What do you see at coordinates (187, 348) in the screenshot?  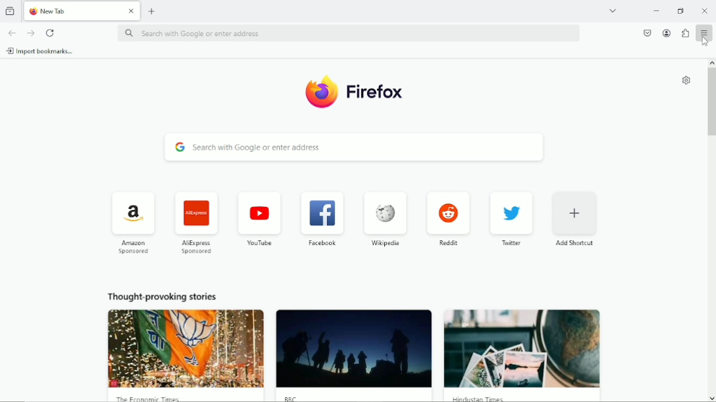 I see `image` at bounding box center [187, 348].